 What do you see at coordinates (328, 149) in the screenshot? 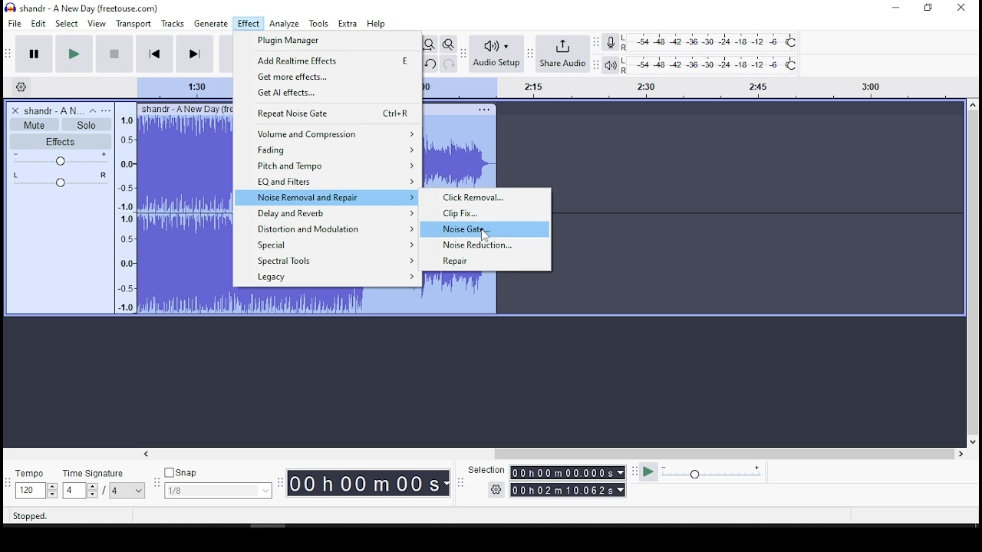
I see `fading` at bounding box center [328, 149].